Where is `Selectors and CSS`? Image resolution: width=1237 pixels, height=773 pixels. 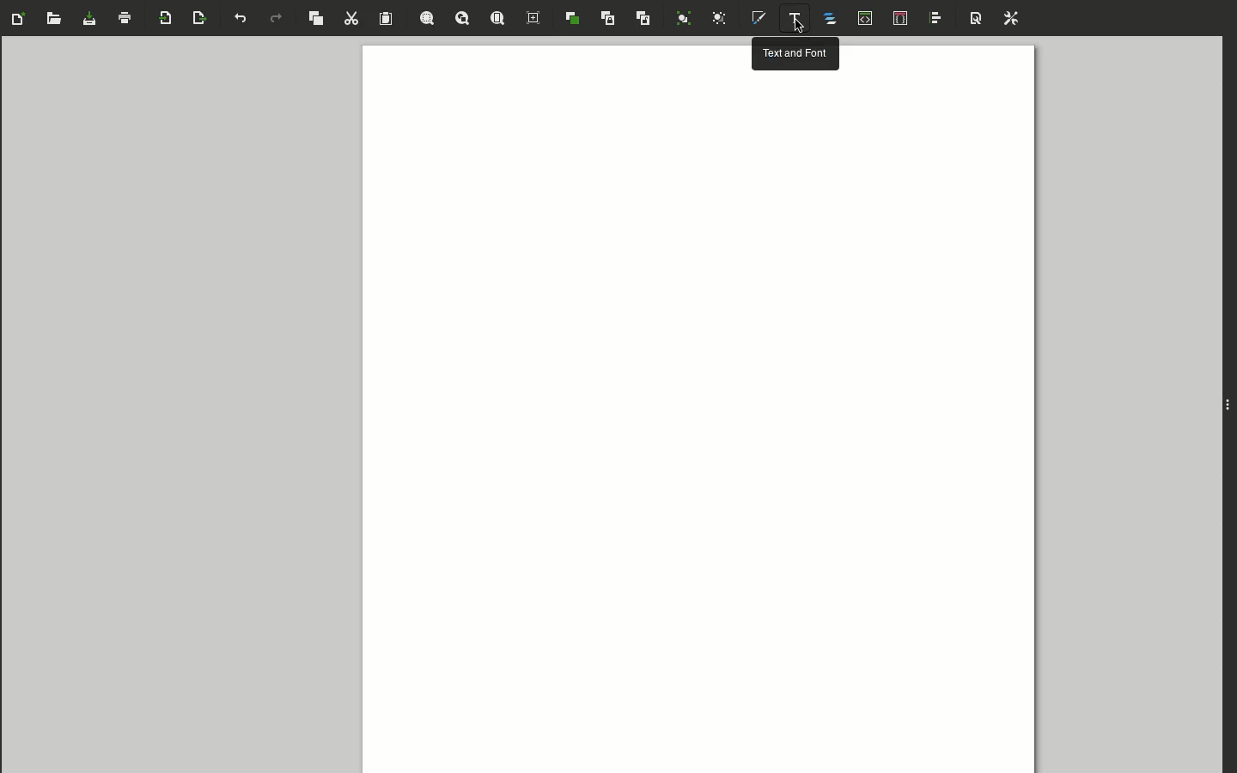 Selectors and CSS is located at coordinates (904, 19).